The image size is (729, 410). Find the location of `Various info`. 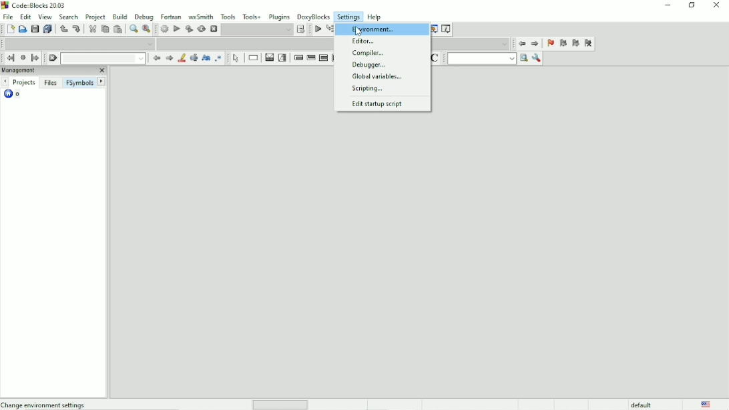

Various info is located at coordinates (447, 28).